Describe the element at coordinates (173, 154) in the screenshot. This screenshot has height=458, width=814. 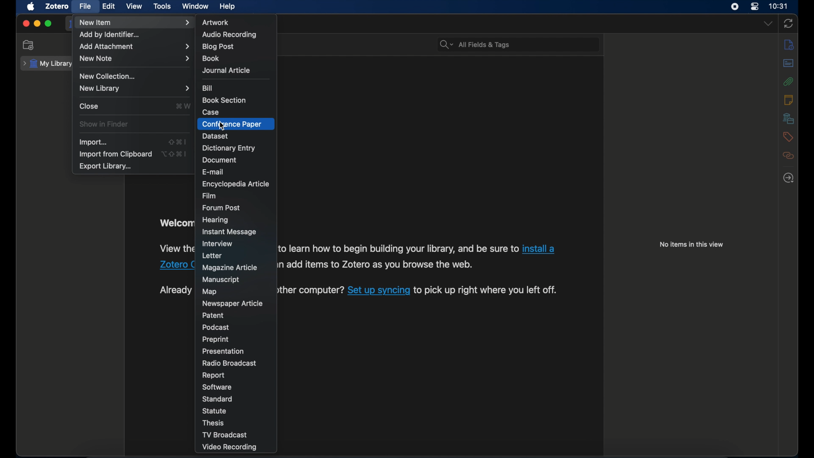
I see `shortcut` at that location.